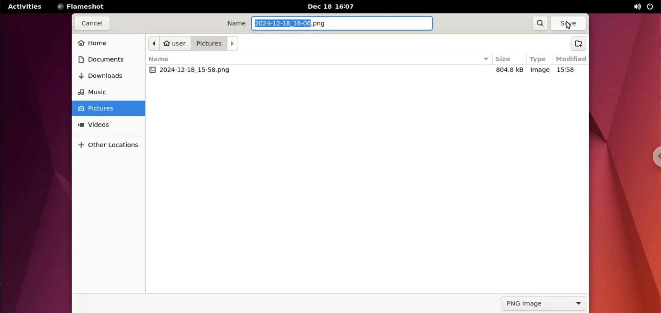 This screenshot has height=313, width=661. I want to click on Flameshot options, so click(83, 7).